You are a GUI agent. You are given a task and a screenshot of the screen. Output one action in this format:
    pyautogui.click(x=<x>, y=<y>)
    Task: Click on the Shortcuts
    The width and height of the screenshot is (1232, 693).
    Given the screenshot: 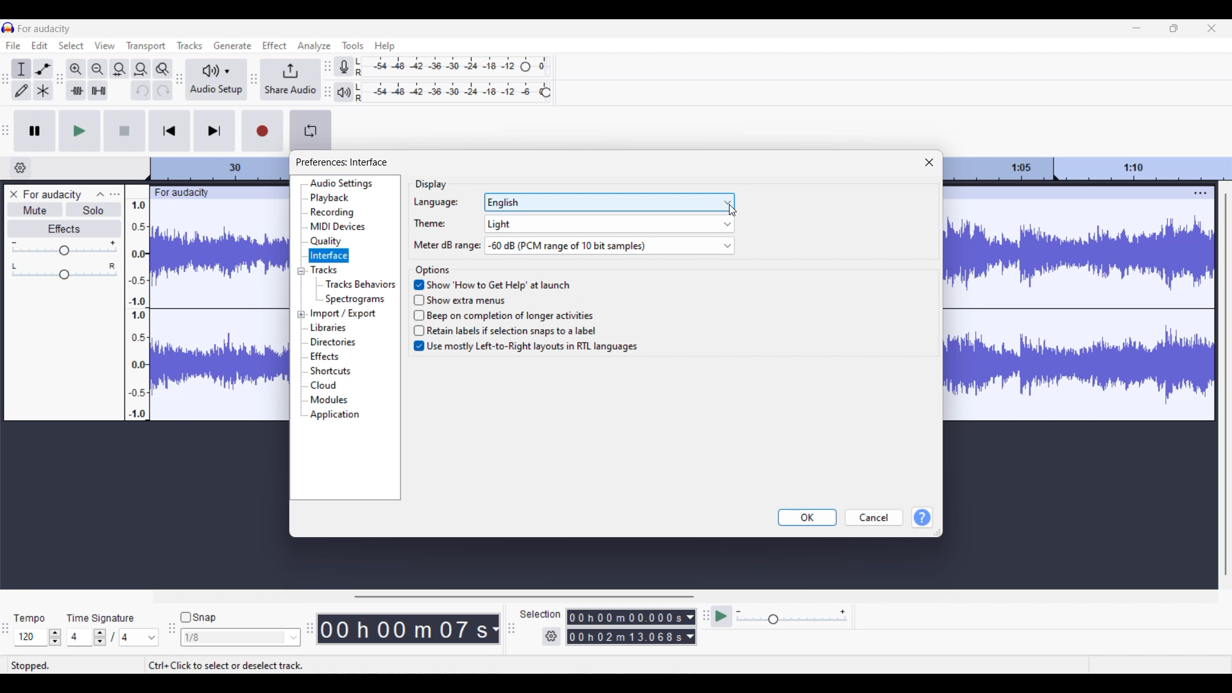 What is the action you would take?
    pyautogui.click(x=330, y=371)
    